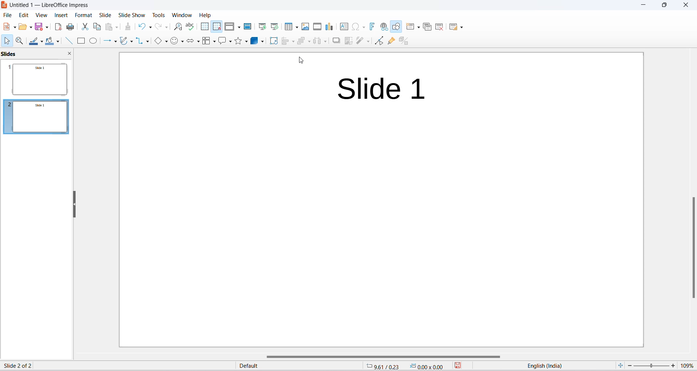 This screenshot has width=697, height=371. I want to click on cursor, so click(301, 60).